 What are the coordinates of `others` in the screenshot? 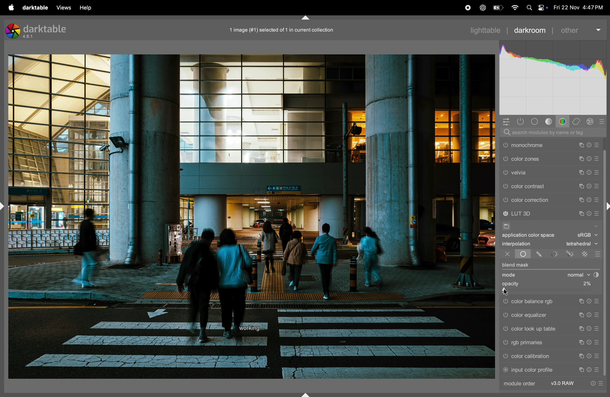 It's located at (582, 29).